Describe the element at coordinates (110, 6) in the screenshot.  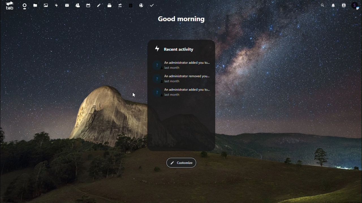
I see `deck` at that location.